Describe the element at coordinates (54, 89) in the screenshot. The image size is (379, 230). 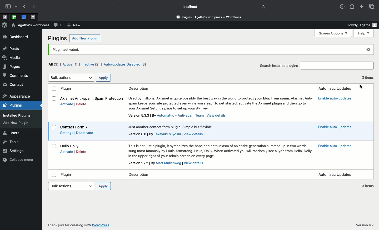
I see `Checkbox` at that location.